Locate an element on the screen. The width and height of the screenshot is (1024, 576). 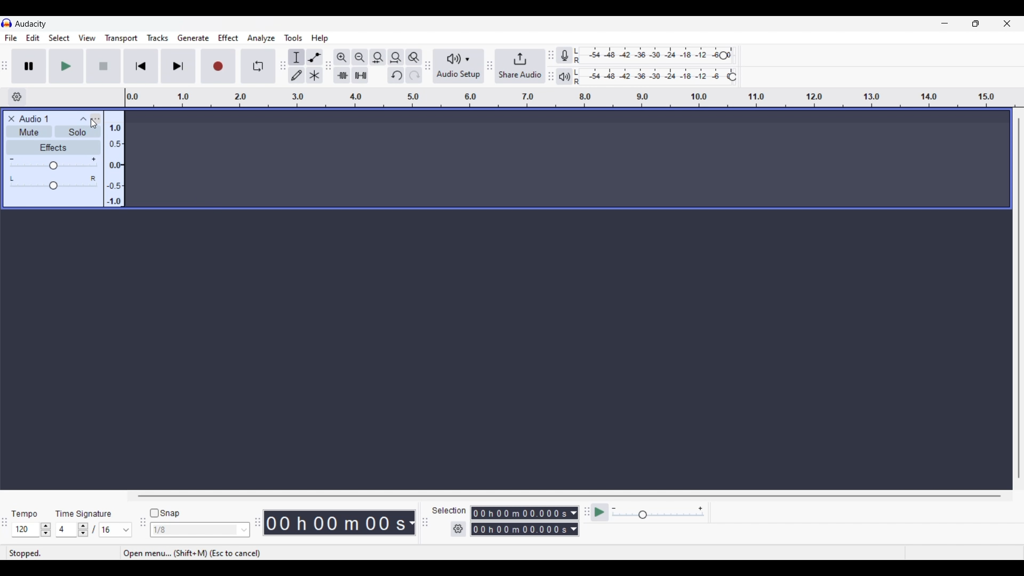
Increase/Decrease time signature is located at coordinates (83, 530).